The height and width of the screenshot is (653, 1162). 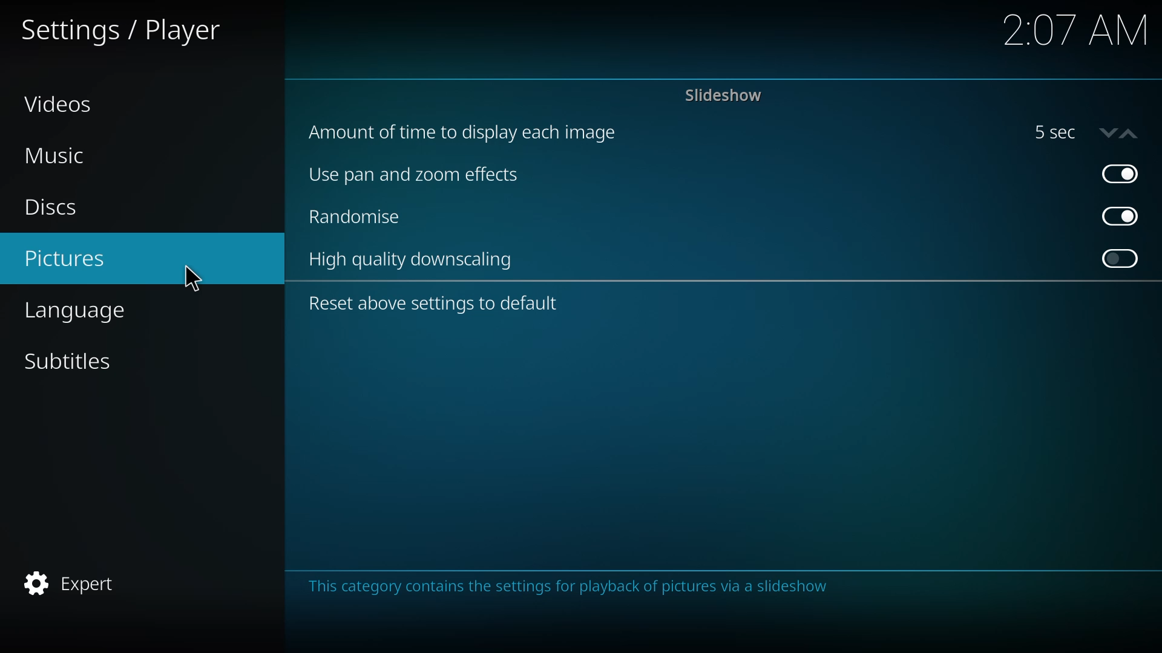 What do you see at coordinates (56, 155) in the screenshot?
I see `music` at bounding box center [56, 155].